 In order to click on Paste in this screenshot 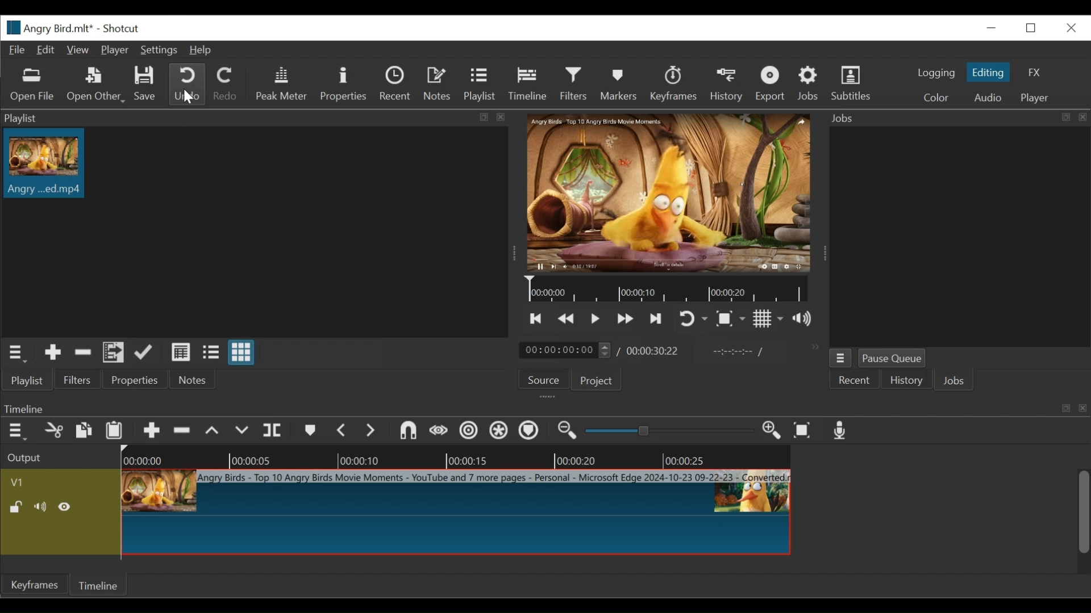, I will do `click(84, 430)`.